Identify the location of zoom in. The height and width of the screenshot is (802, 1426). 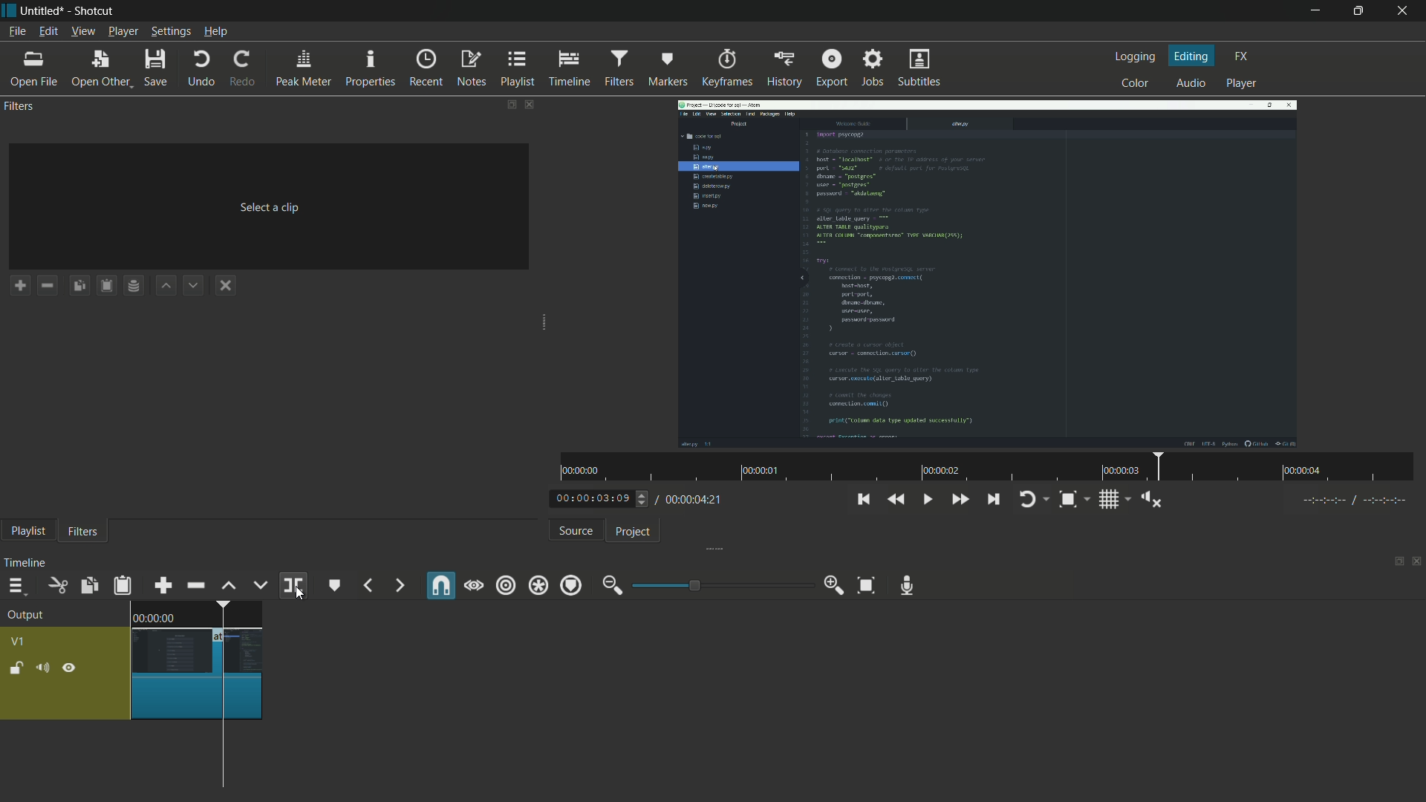
(833, 587).